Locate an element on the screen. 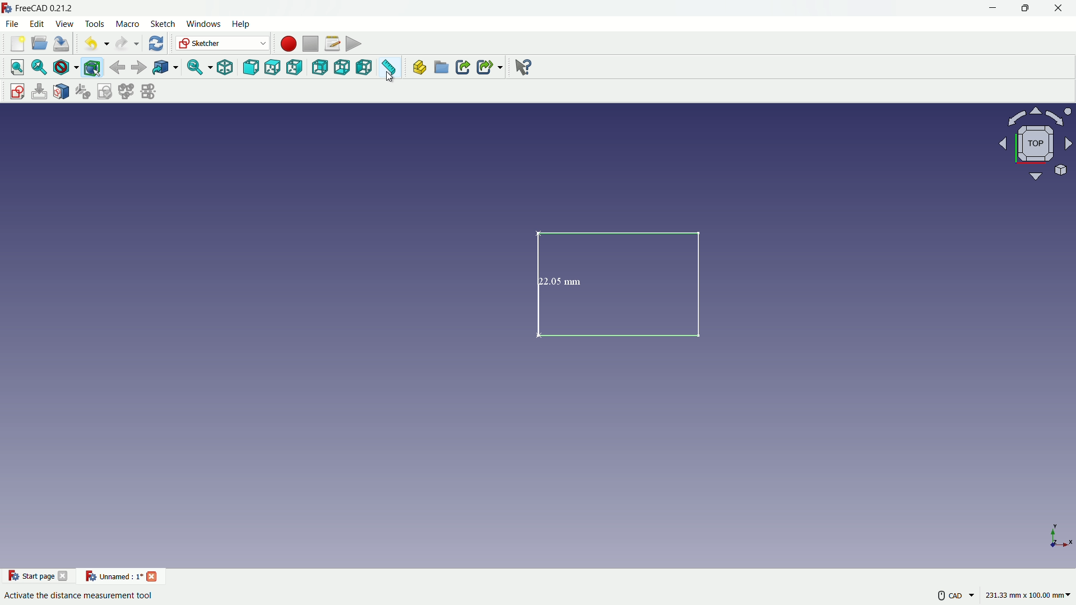 This screenshot has width=1076, height=605. rotate or change view is located at coordinates (1030, 147).